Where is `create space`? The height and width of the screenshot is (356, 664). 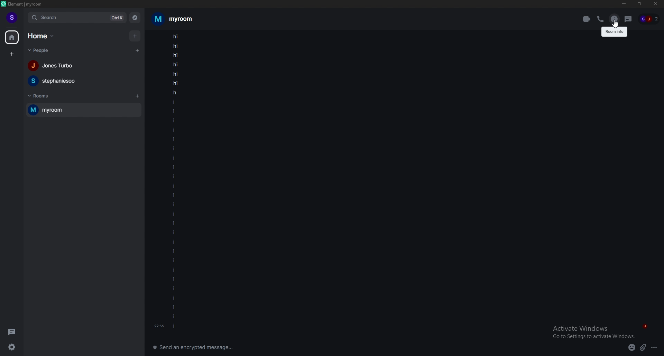
create space is located at coordinates (11, 54).